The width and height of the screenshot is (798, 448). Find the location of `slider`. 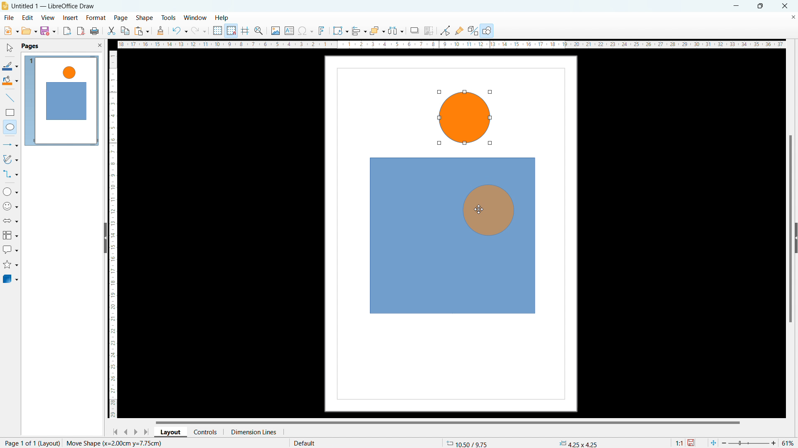

slider is located at coordinates (748, 443).